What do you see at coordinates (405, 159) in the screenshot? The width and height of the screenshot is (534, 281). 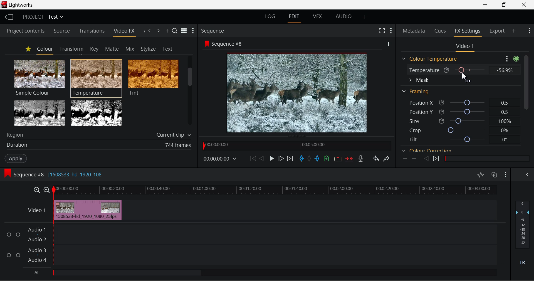 I see `Add keyframe` at bounding box center [405, 159].